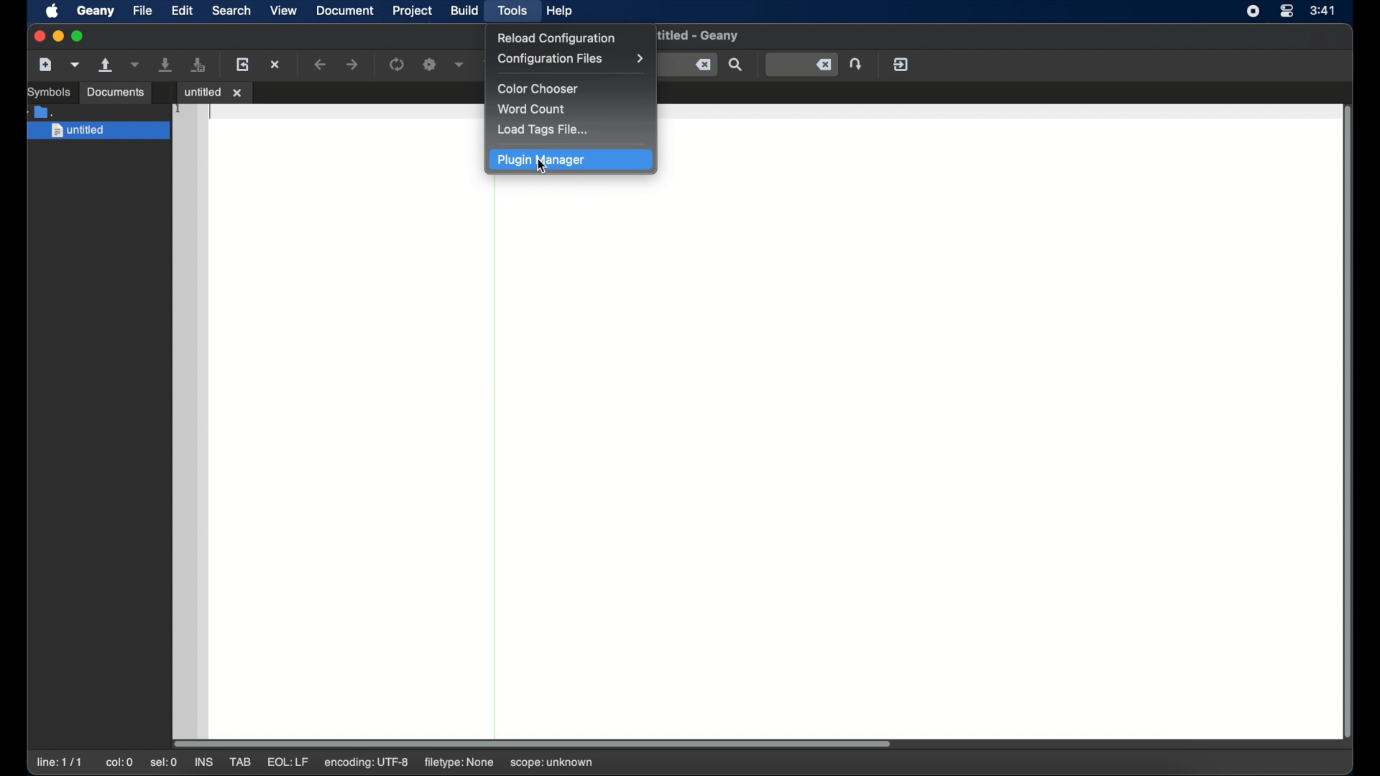 The width and height of the screenshot is (1380, 776). I want to click on untitled 1, so click(214, 91).